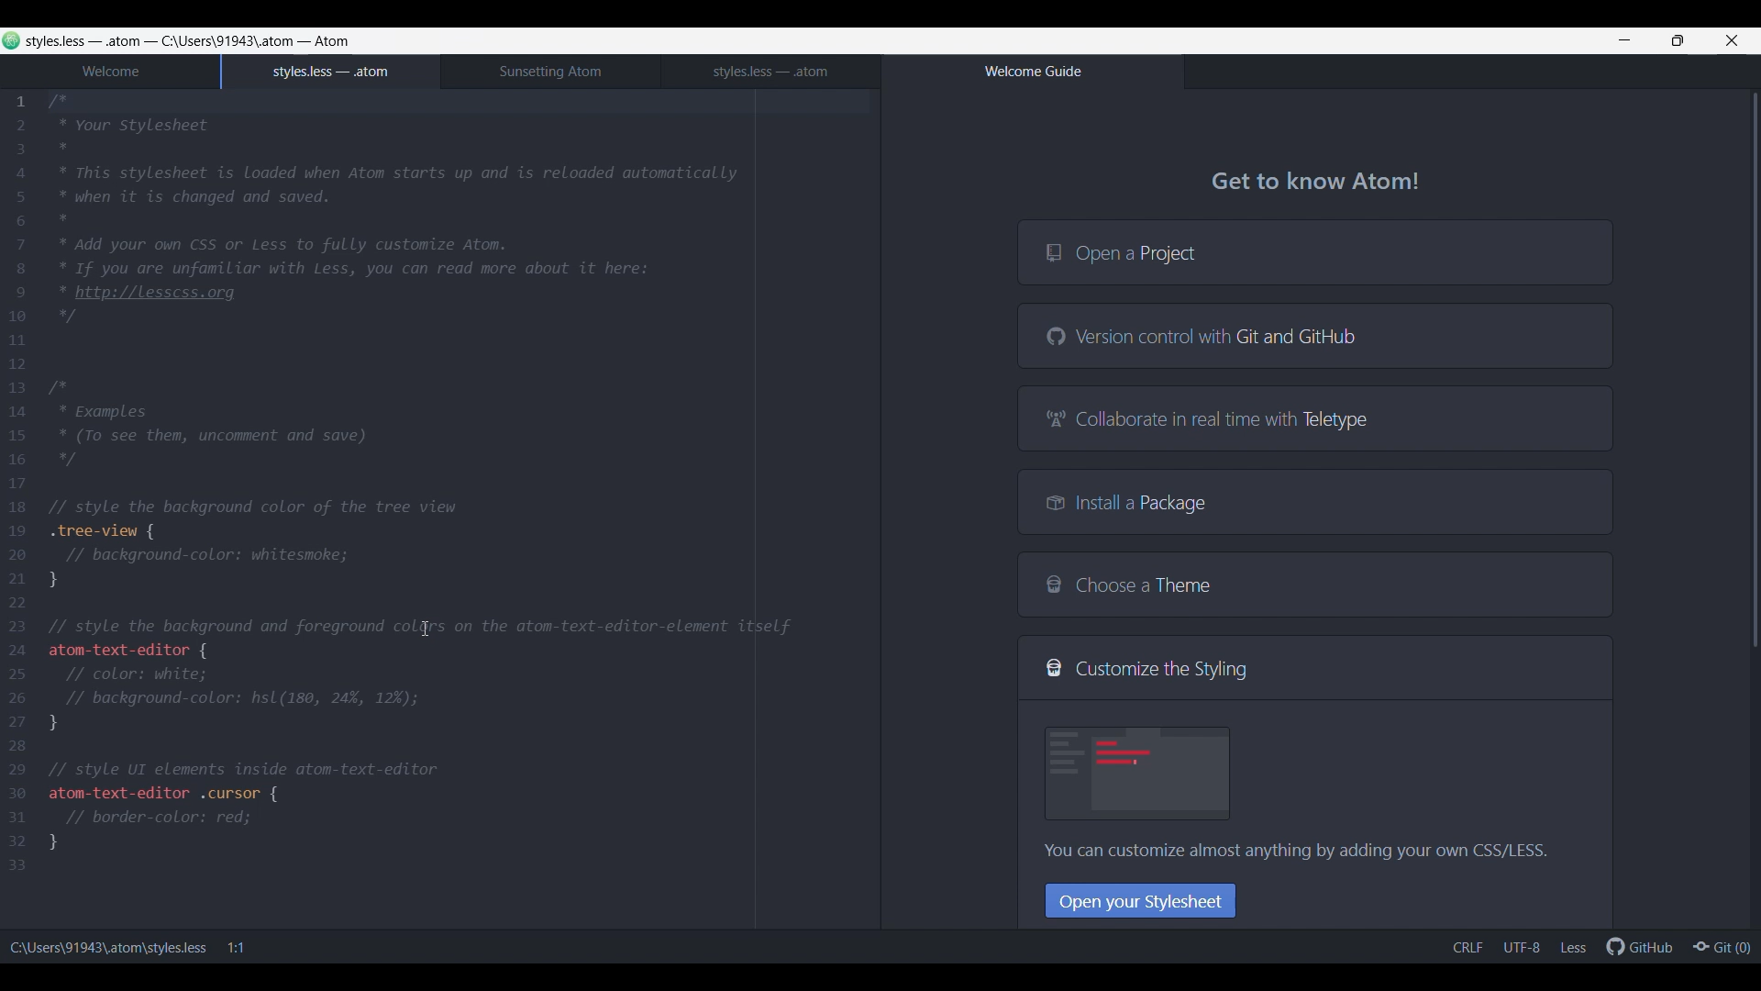  What do you see at coordinates (1032, 72) in the screenshot?
I see `Welcome guide tab` at bounding box center [1032, 72].